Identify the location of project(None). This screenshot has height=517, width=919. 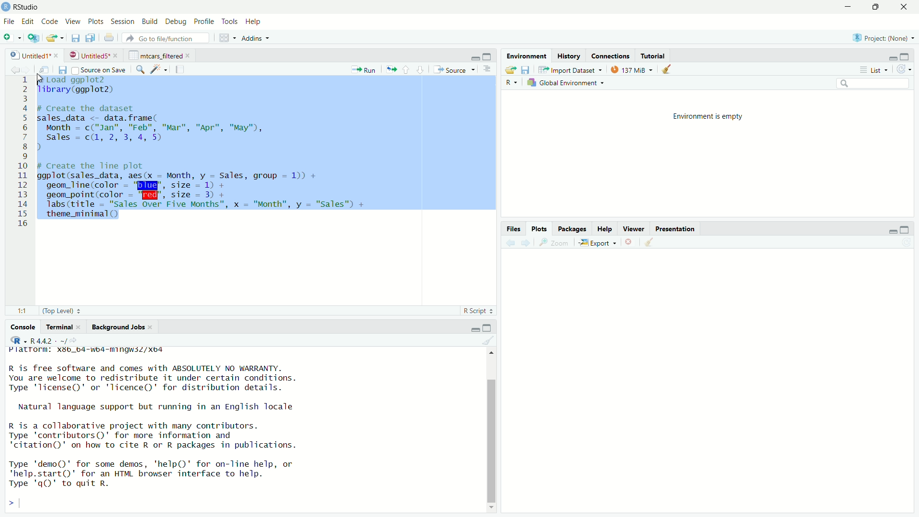
(880, 38).